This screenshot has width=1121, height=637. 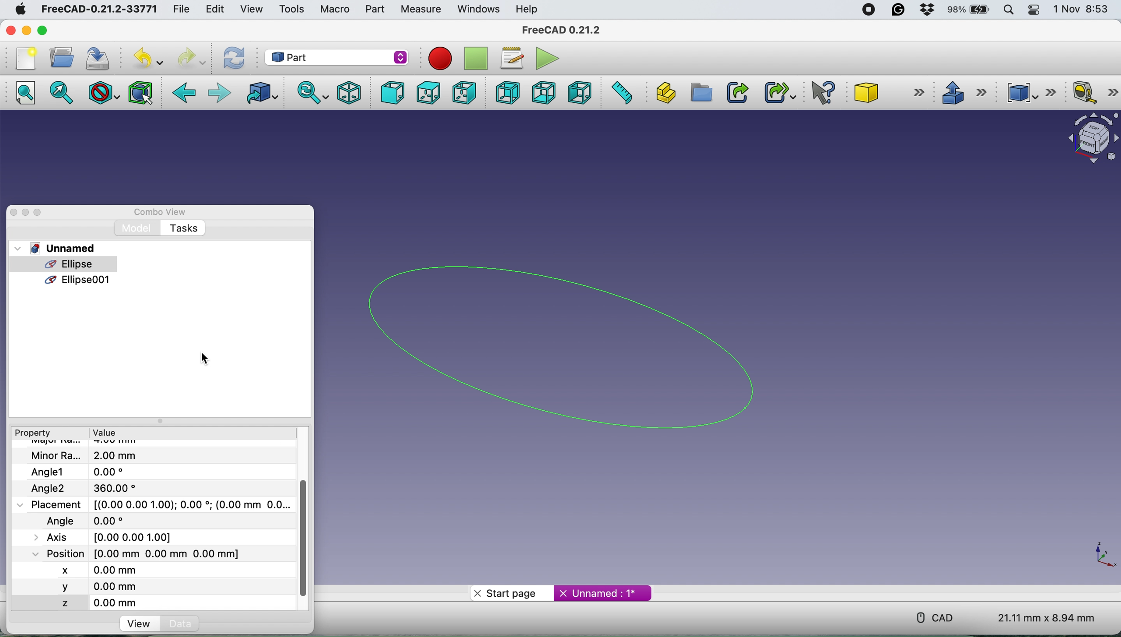 I want to click on spotlight search, so click(x=1009, y=11).